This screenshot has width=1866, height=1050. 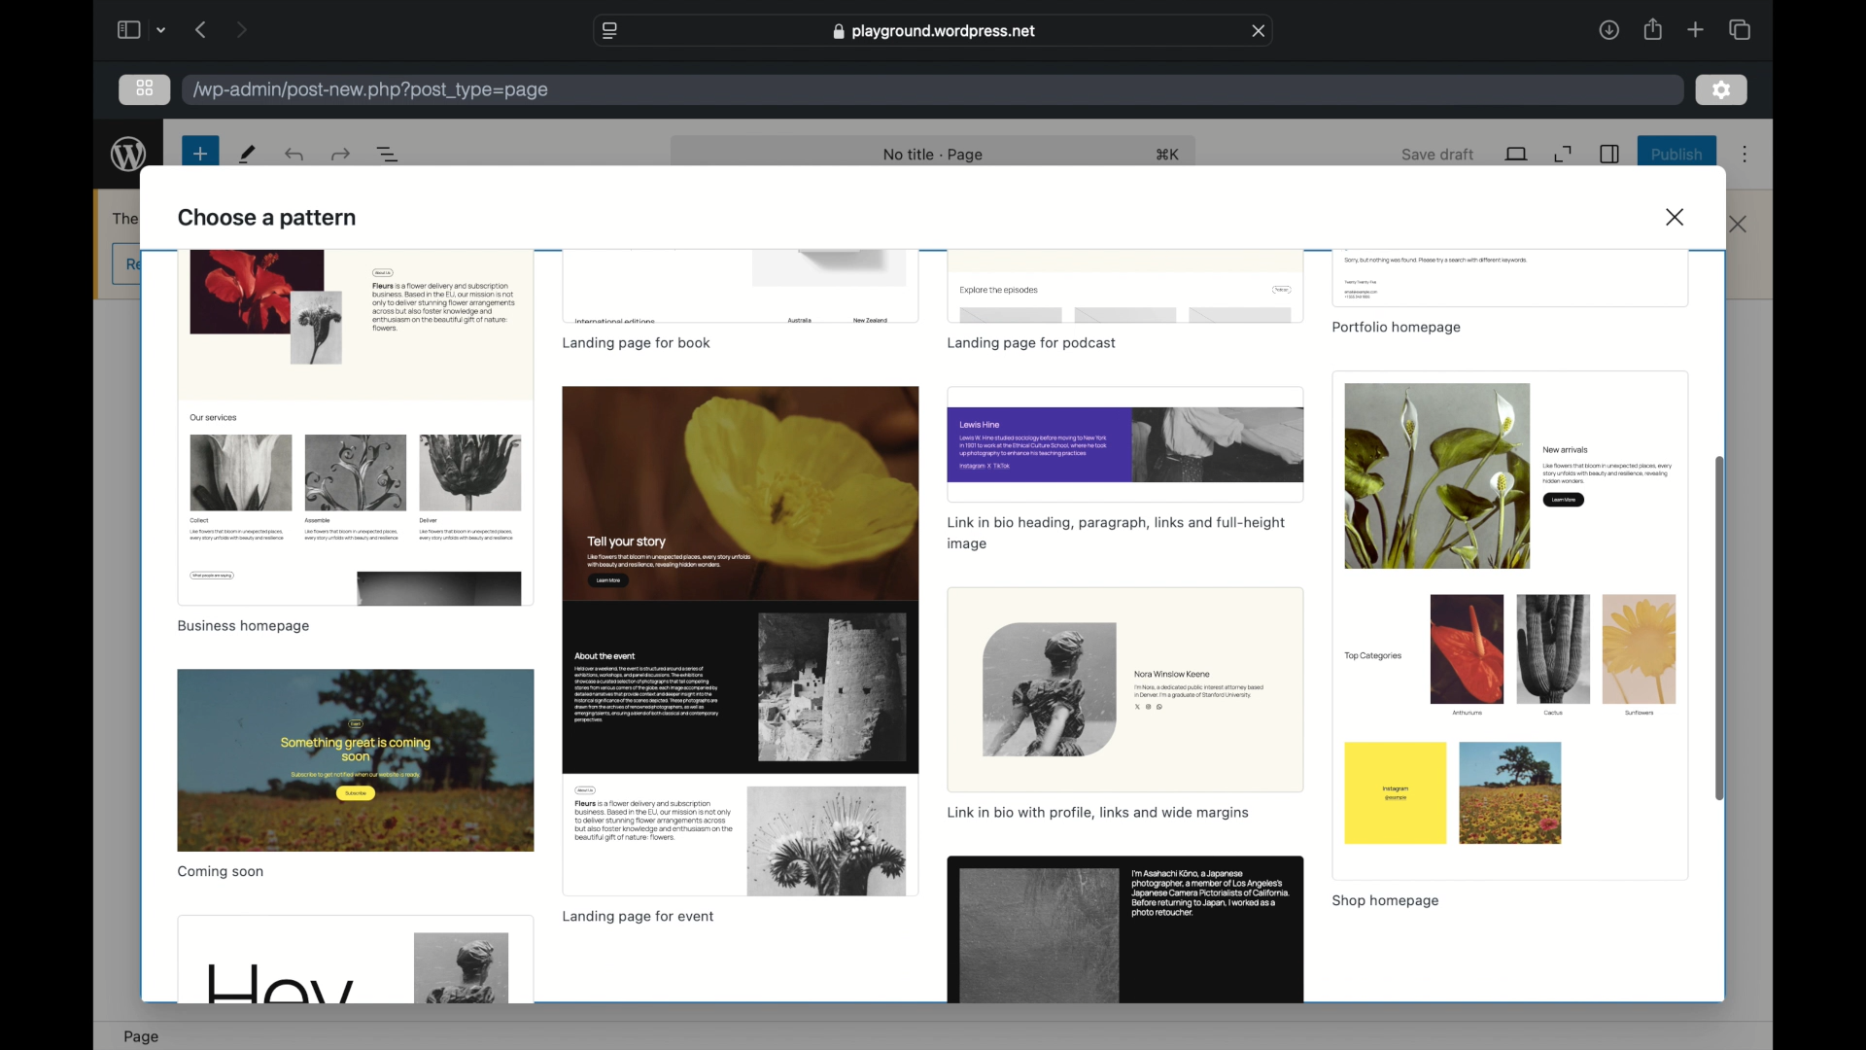 What do you see at coordinates (356, 760) in the screenshot?
I see `preview` at bounding box center [356, 760].